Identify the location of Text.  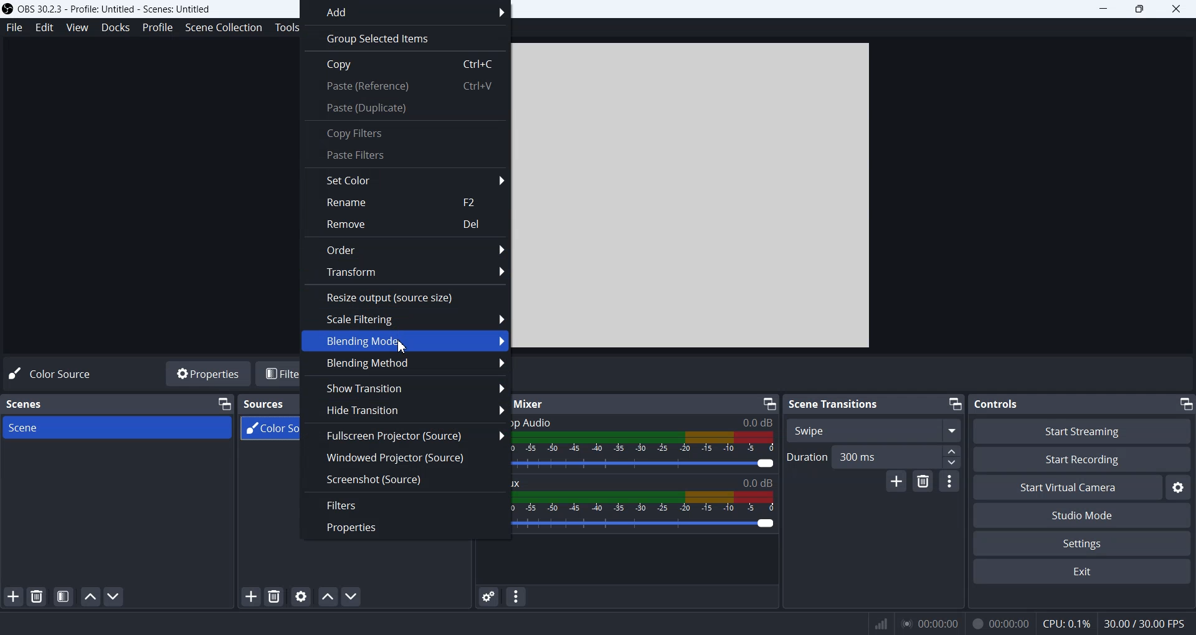
(998, 403).